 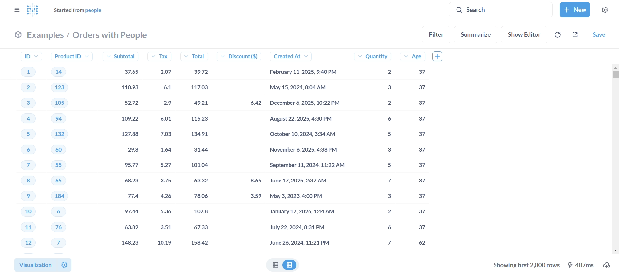 I want to click on sharing, so click(x=575, y=34).